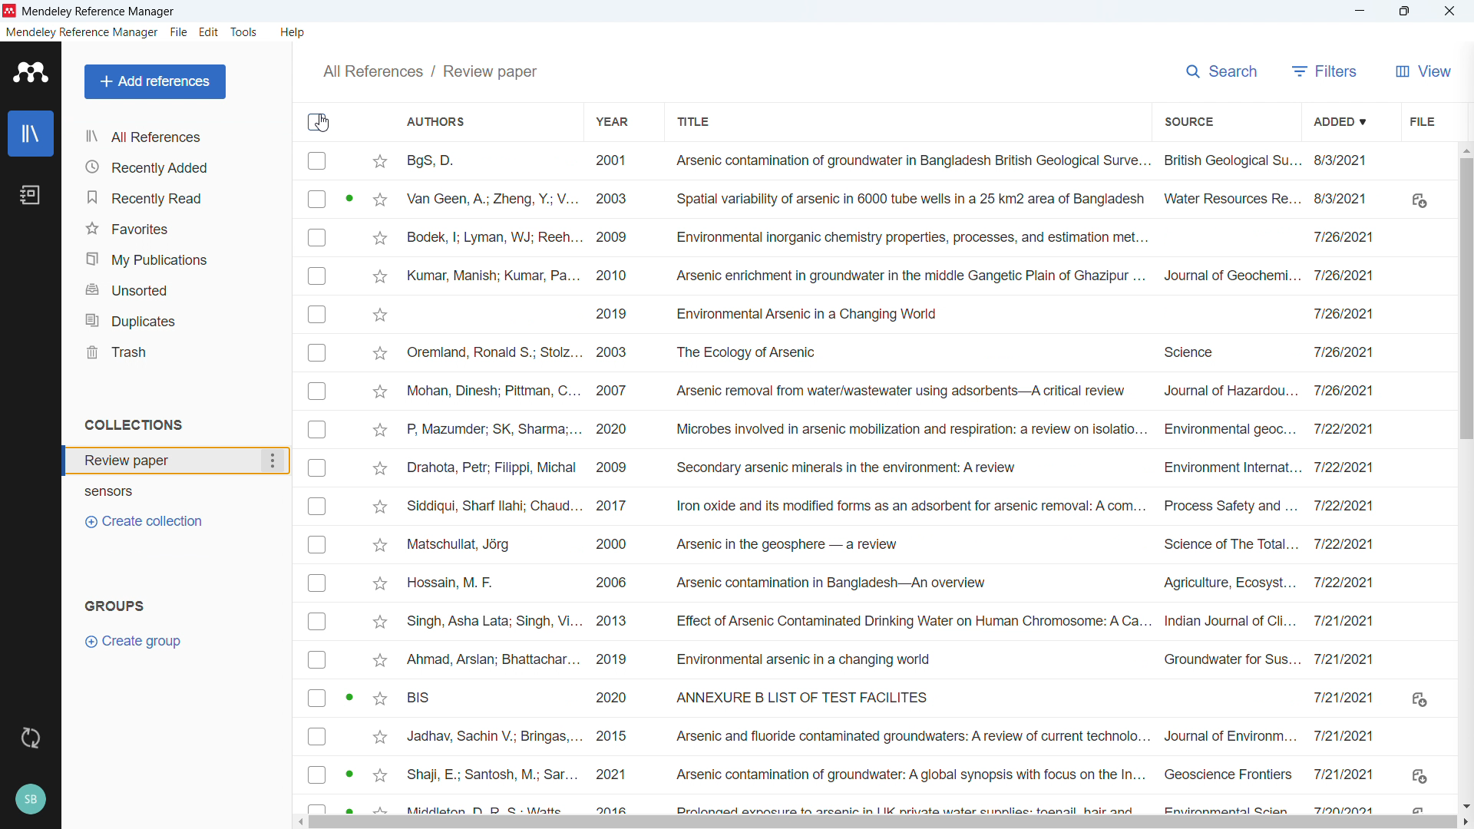 The width and height of the screenshot is (1474, 829). I want to click on Rezaei, Janali; Bouteh, Eh... 2020 Evaluation of membrane bioreactor-hollow fiber (MBR-HF) pilot performance i... Journal of Environm... 10/22/2024, so click(894, 620).